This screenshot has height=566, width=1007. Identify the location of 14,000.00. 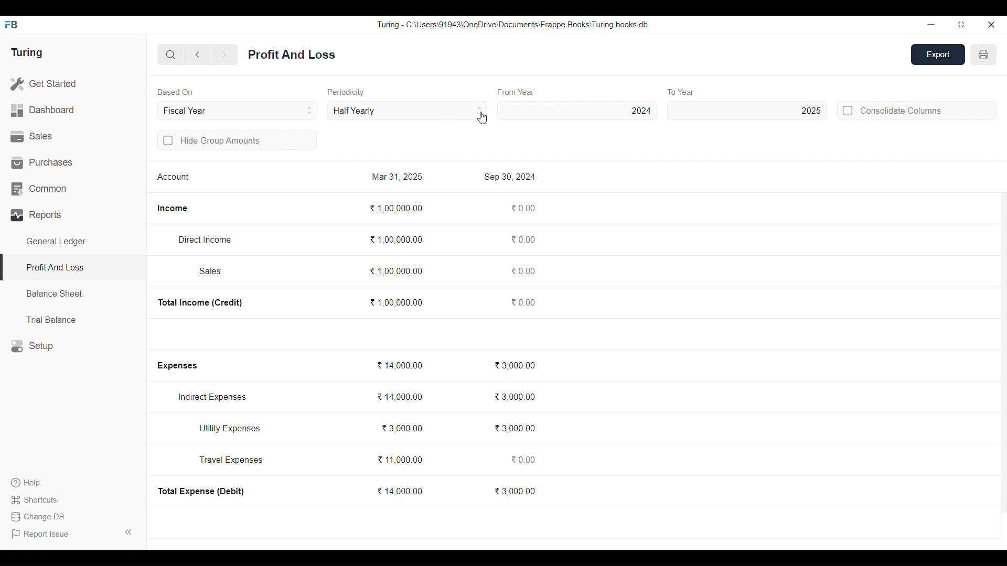
(399, 491).